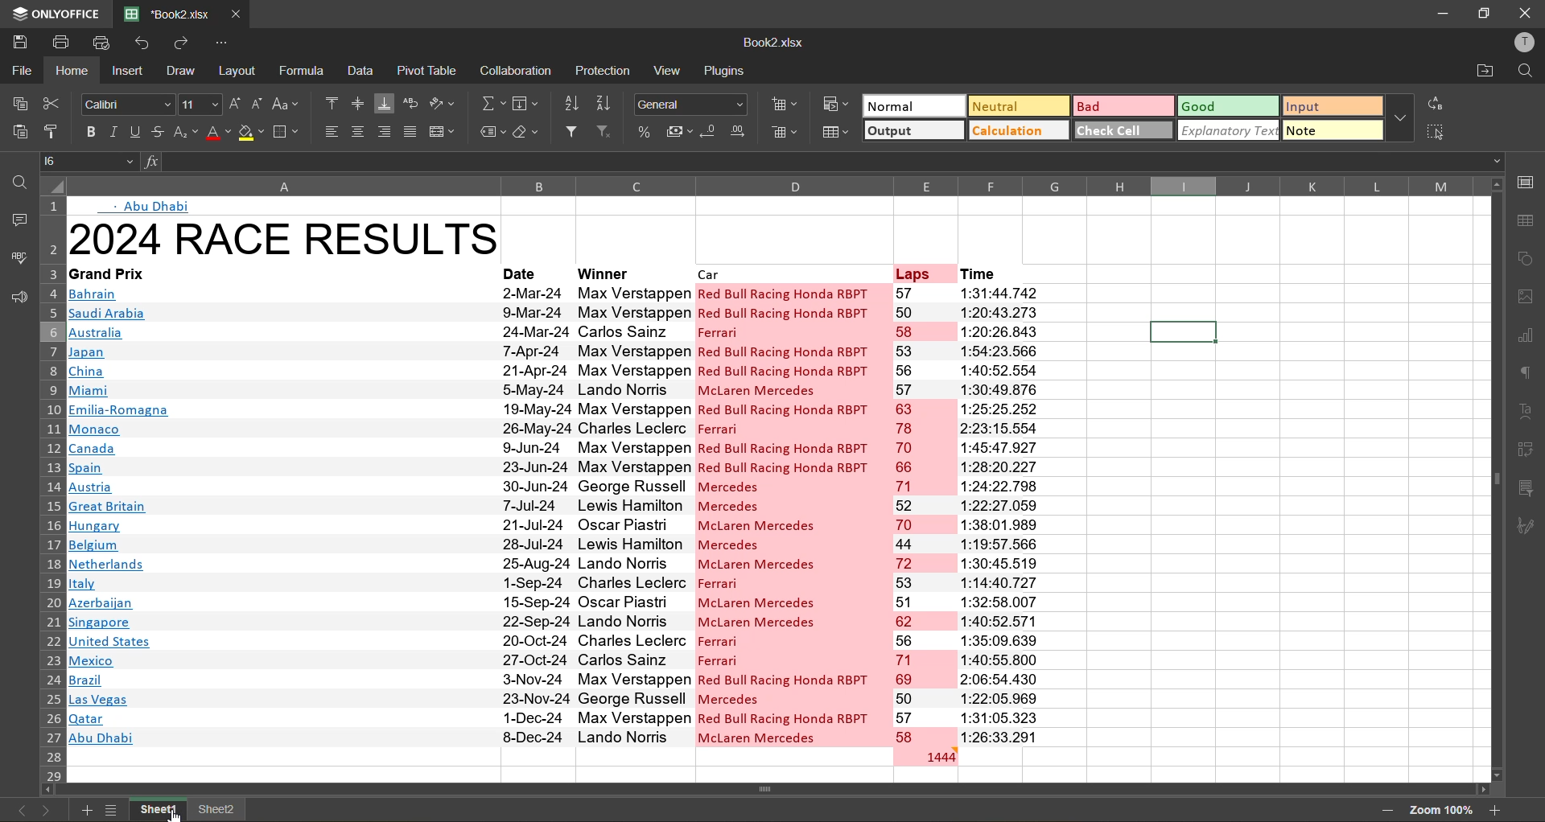 Image resolution: width=1545 pixels, height=822 pixels. What do you see at coordinates (922, 272) in the screenshot?
I see `laps` at bounding box center [922, 272].